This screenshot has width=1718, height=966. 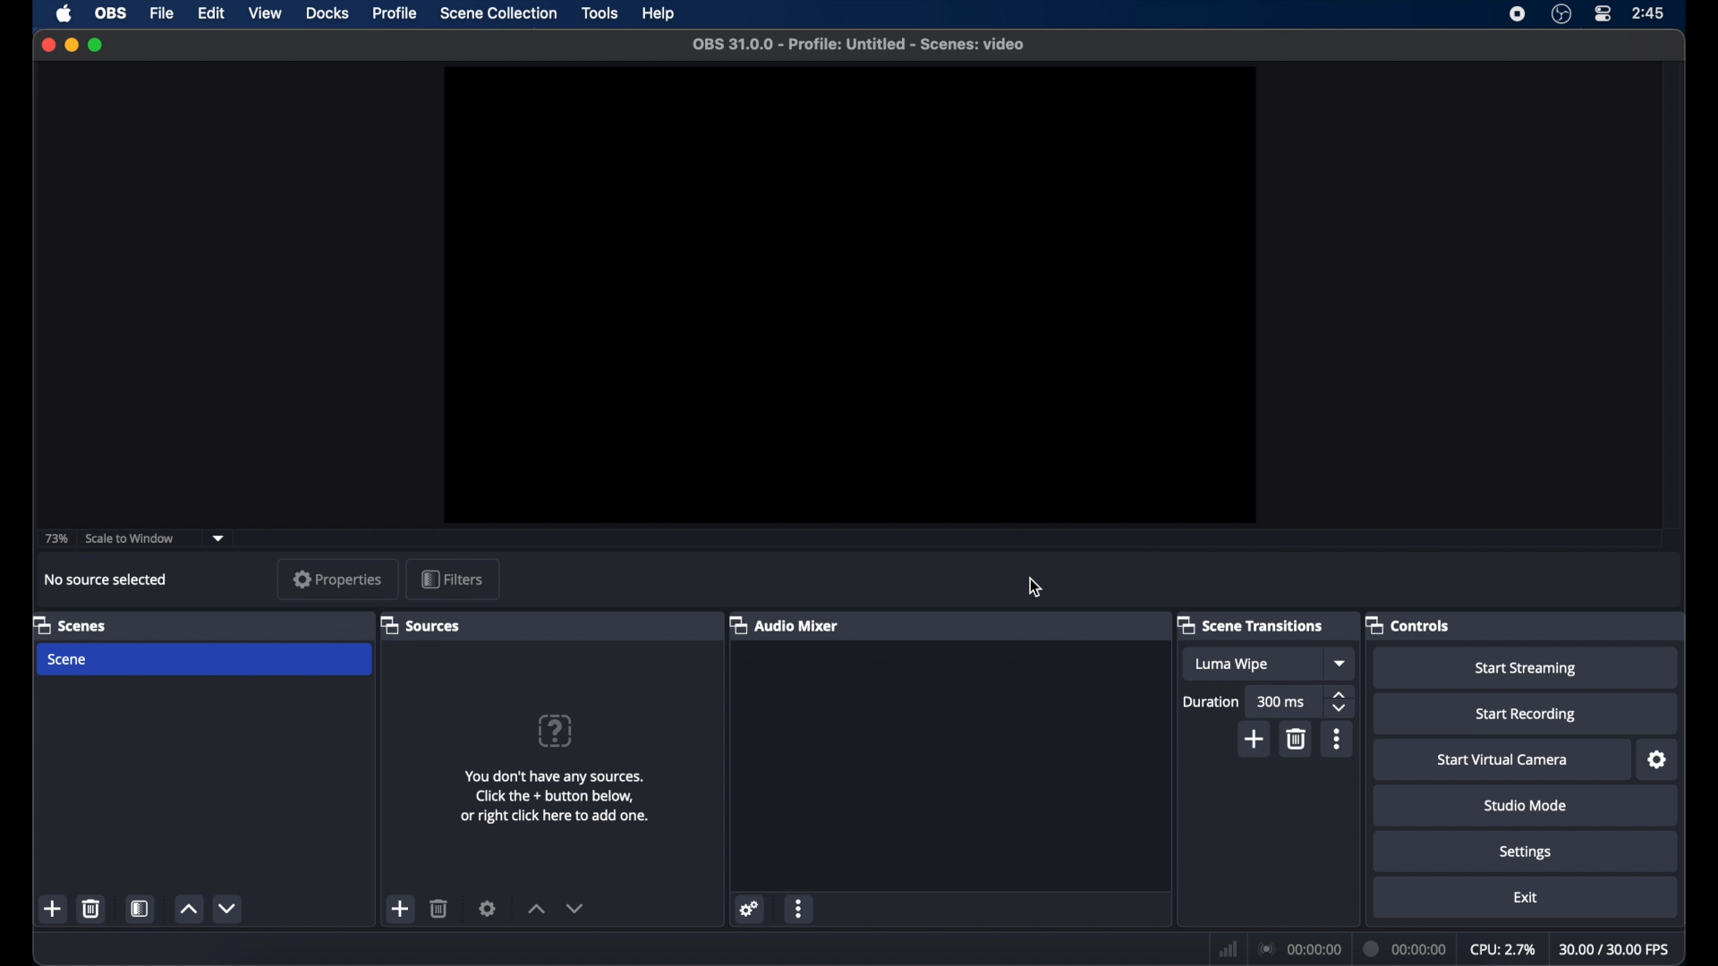 What do you see at coordinates (162, 14) in the screenshot?
I see `file` at bounding box center [162, 14].